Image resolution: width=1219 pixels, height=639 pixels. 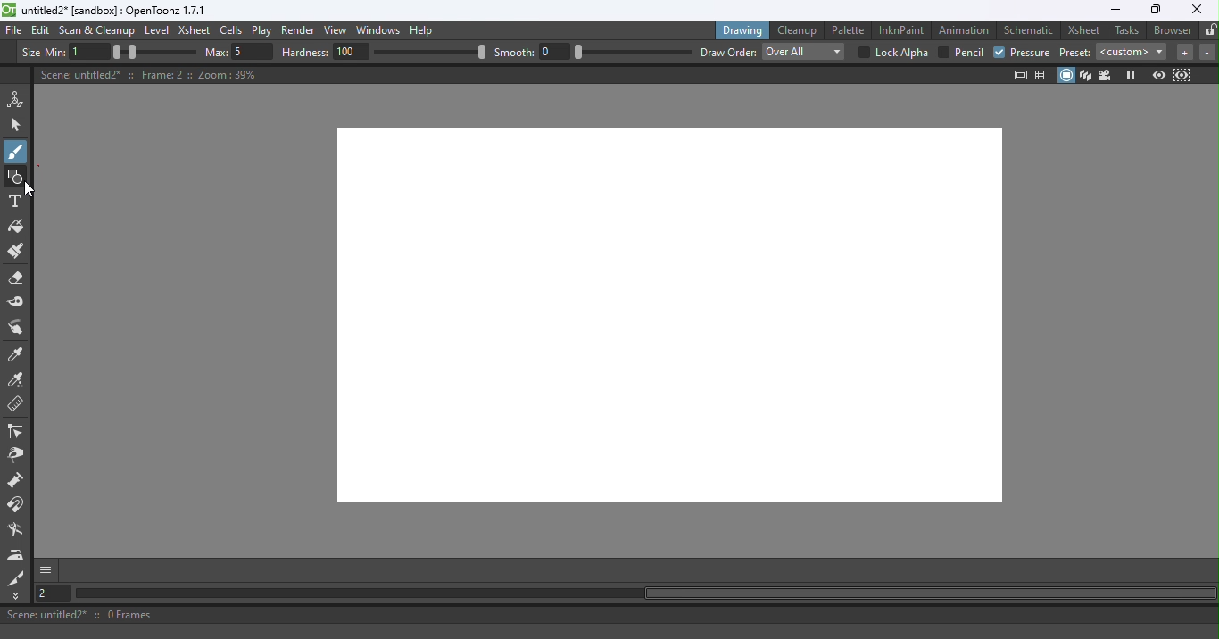 What do you see at coordinates (1087, 75) in the screenshot?
I see `3D View` at bounding box center [1087, 75].